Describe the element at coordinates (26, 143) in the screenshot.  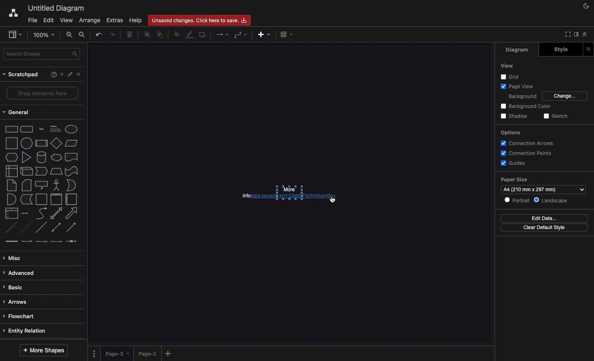
I see `circle` at that location.